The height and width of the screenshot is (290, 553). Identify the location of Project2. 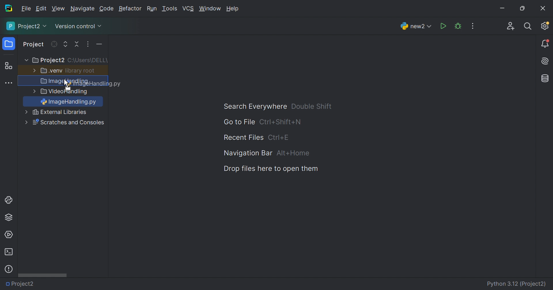
(48, 60).